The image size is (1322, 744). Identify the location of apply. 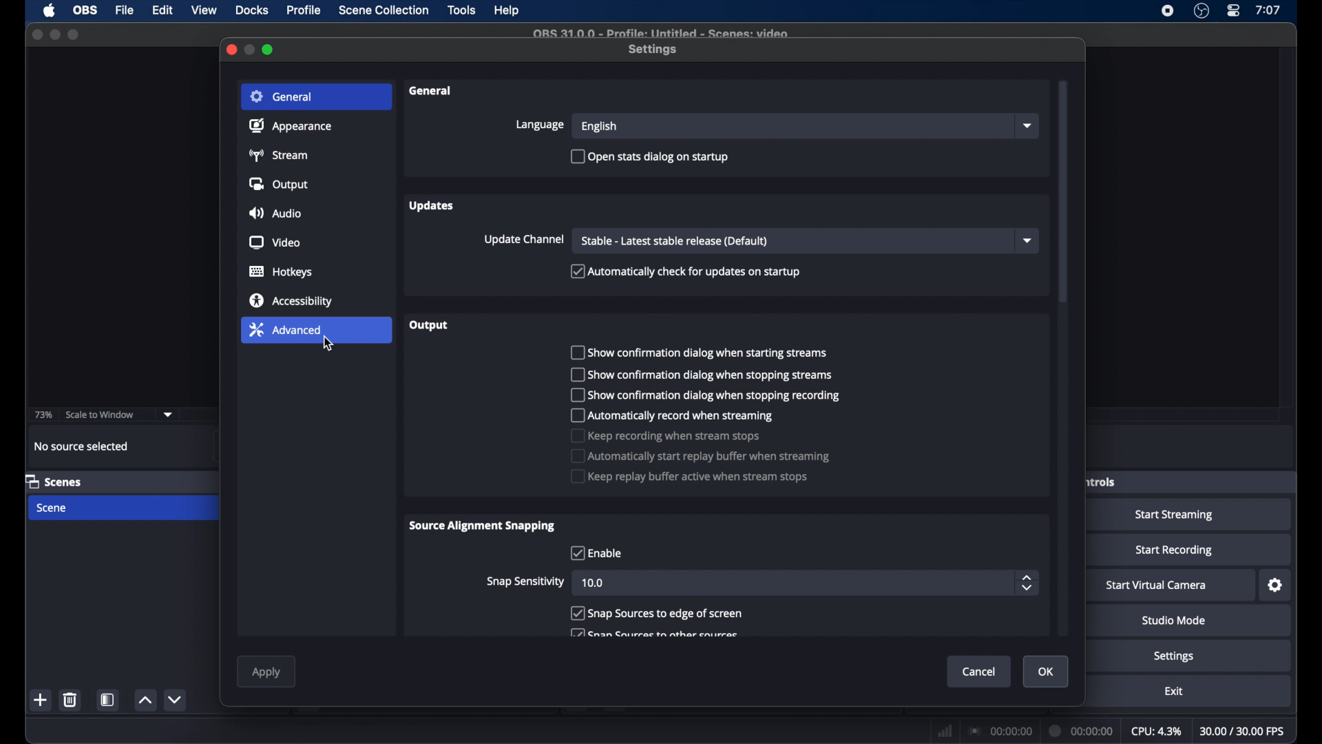
(267, 672).